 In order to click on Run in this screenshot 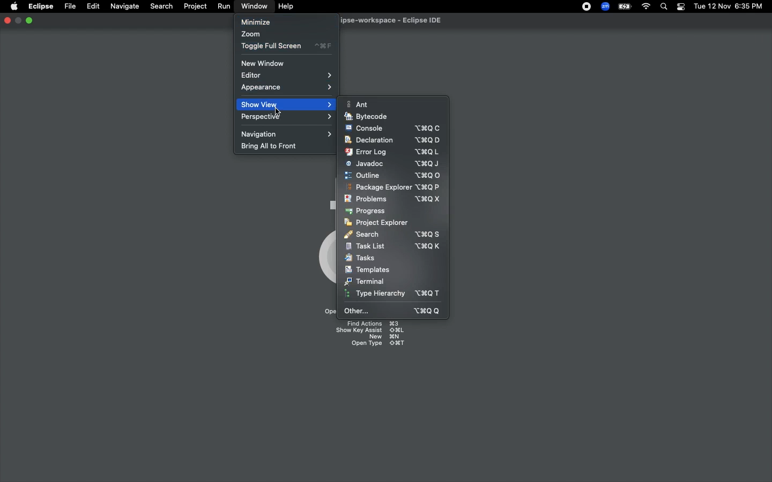, I will do `click(225, 6)`.